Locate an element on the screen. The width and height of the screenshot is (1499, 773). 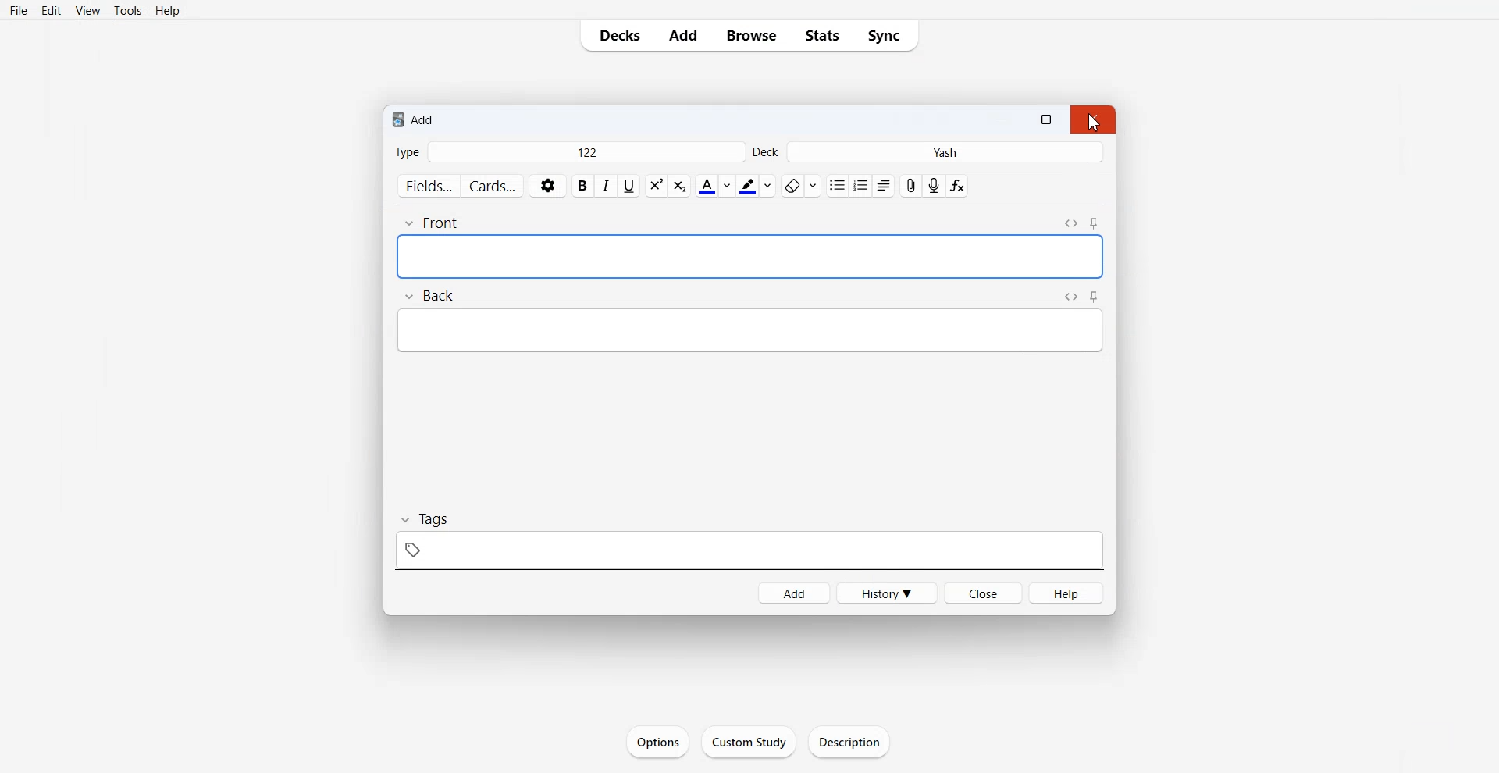
Browse is located at coordinates (753, 35).